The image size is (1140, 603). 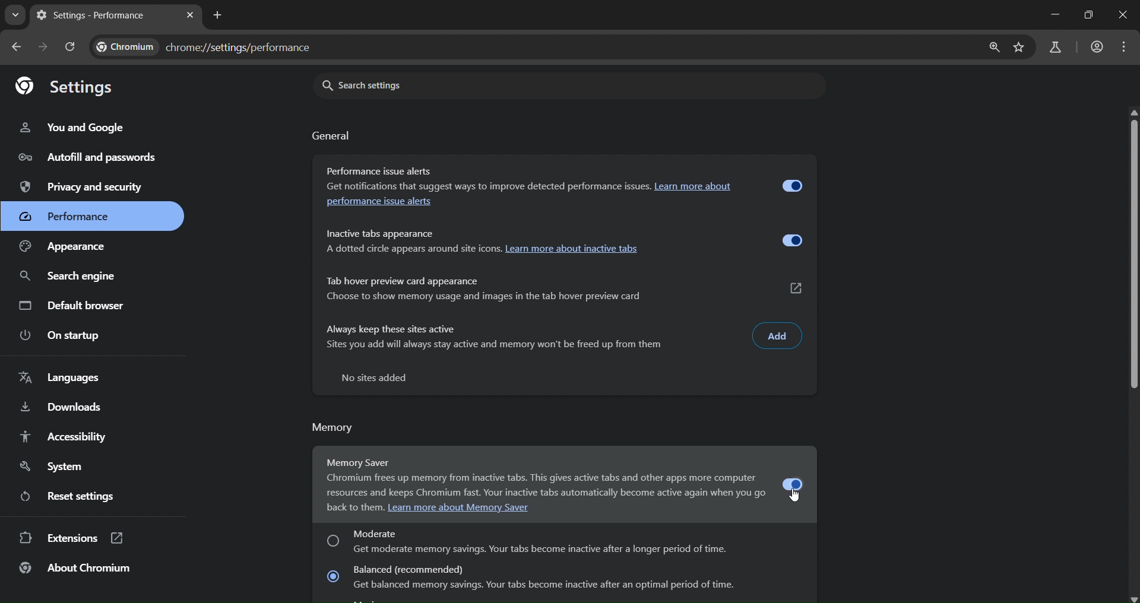 What do you see at coordinates (694, 186) in the screenshot?
I see `Learn more about` at bounding box center [694, 186].